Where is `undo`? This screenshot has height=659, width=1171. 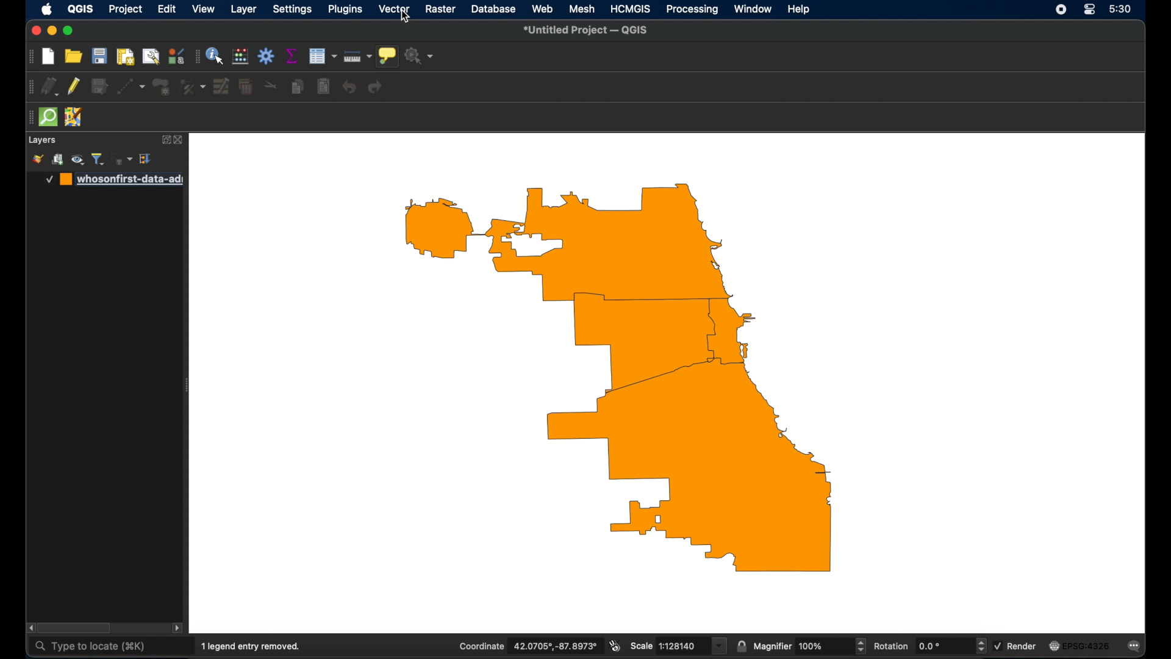
undo is located at coordinates (349, 87).